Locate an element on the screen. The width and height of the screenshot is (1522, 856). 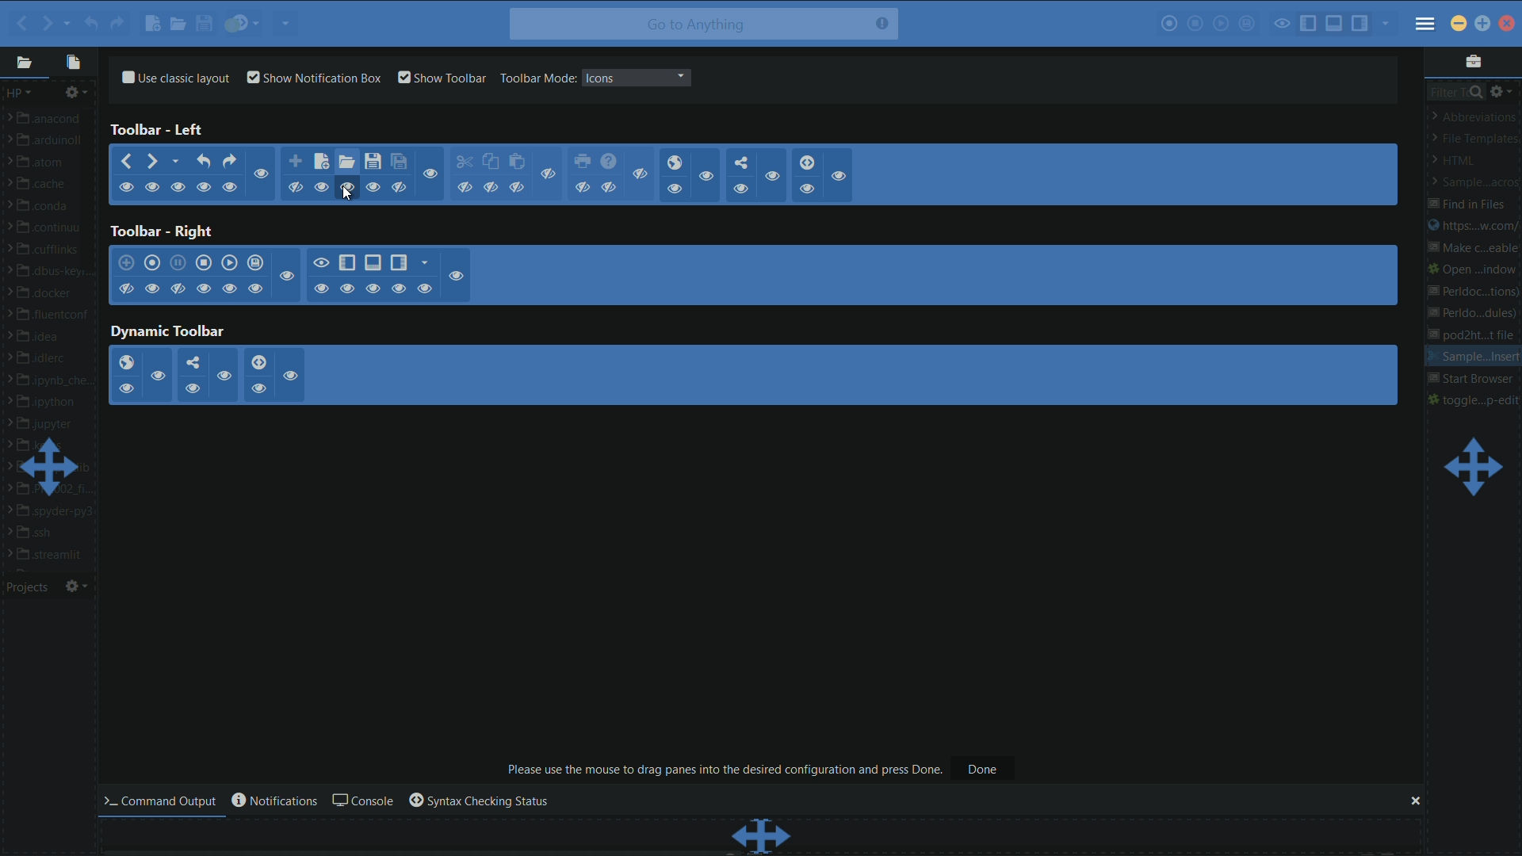
open file is located at coordinates (347, 163).